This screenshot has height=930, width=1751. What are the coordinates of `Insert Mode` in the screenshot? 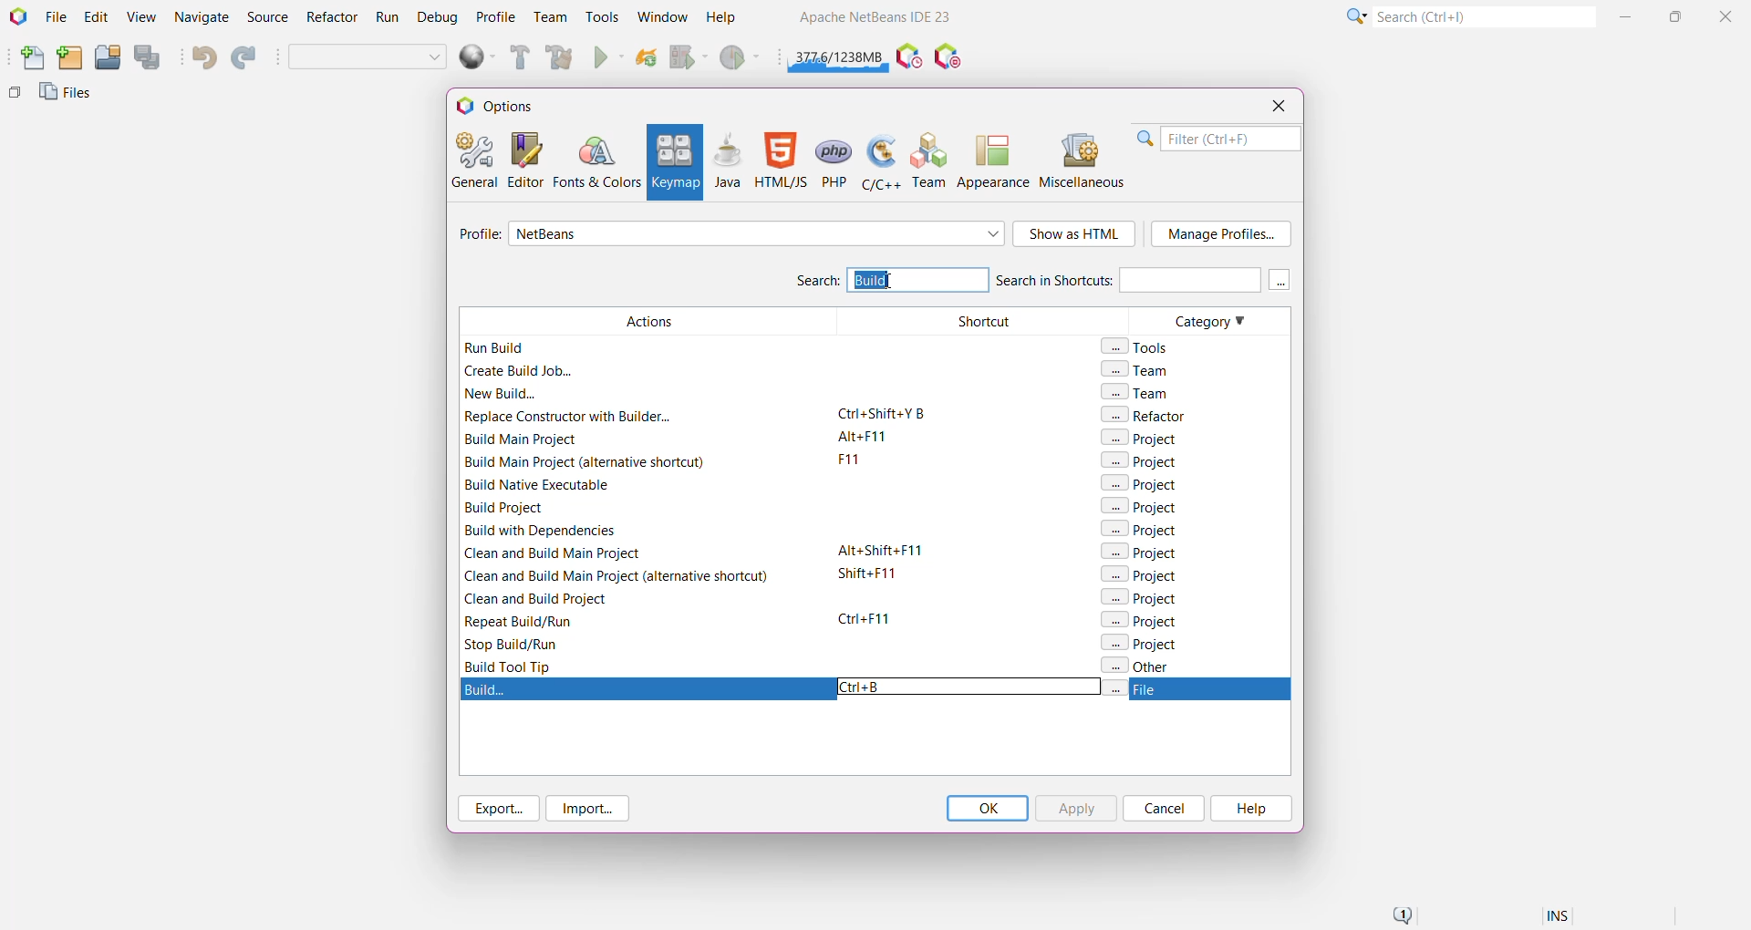 It's located at (1559, 918).